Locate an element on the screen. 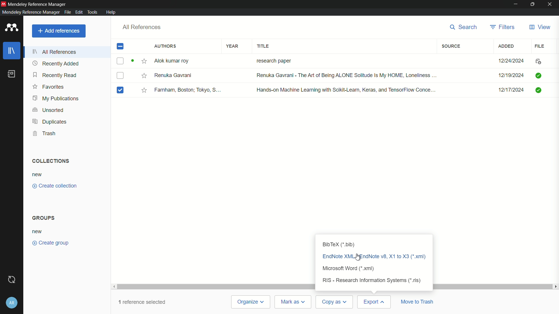 The width and height of the screenshot is (559, 314). checked checkbox is located at coordinates (120, 90).